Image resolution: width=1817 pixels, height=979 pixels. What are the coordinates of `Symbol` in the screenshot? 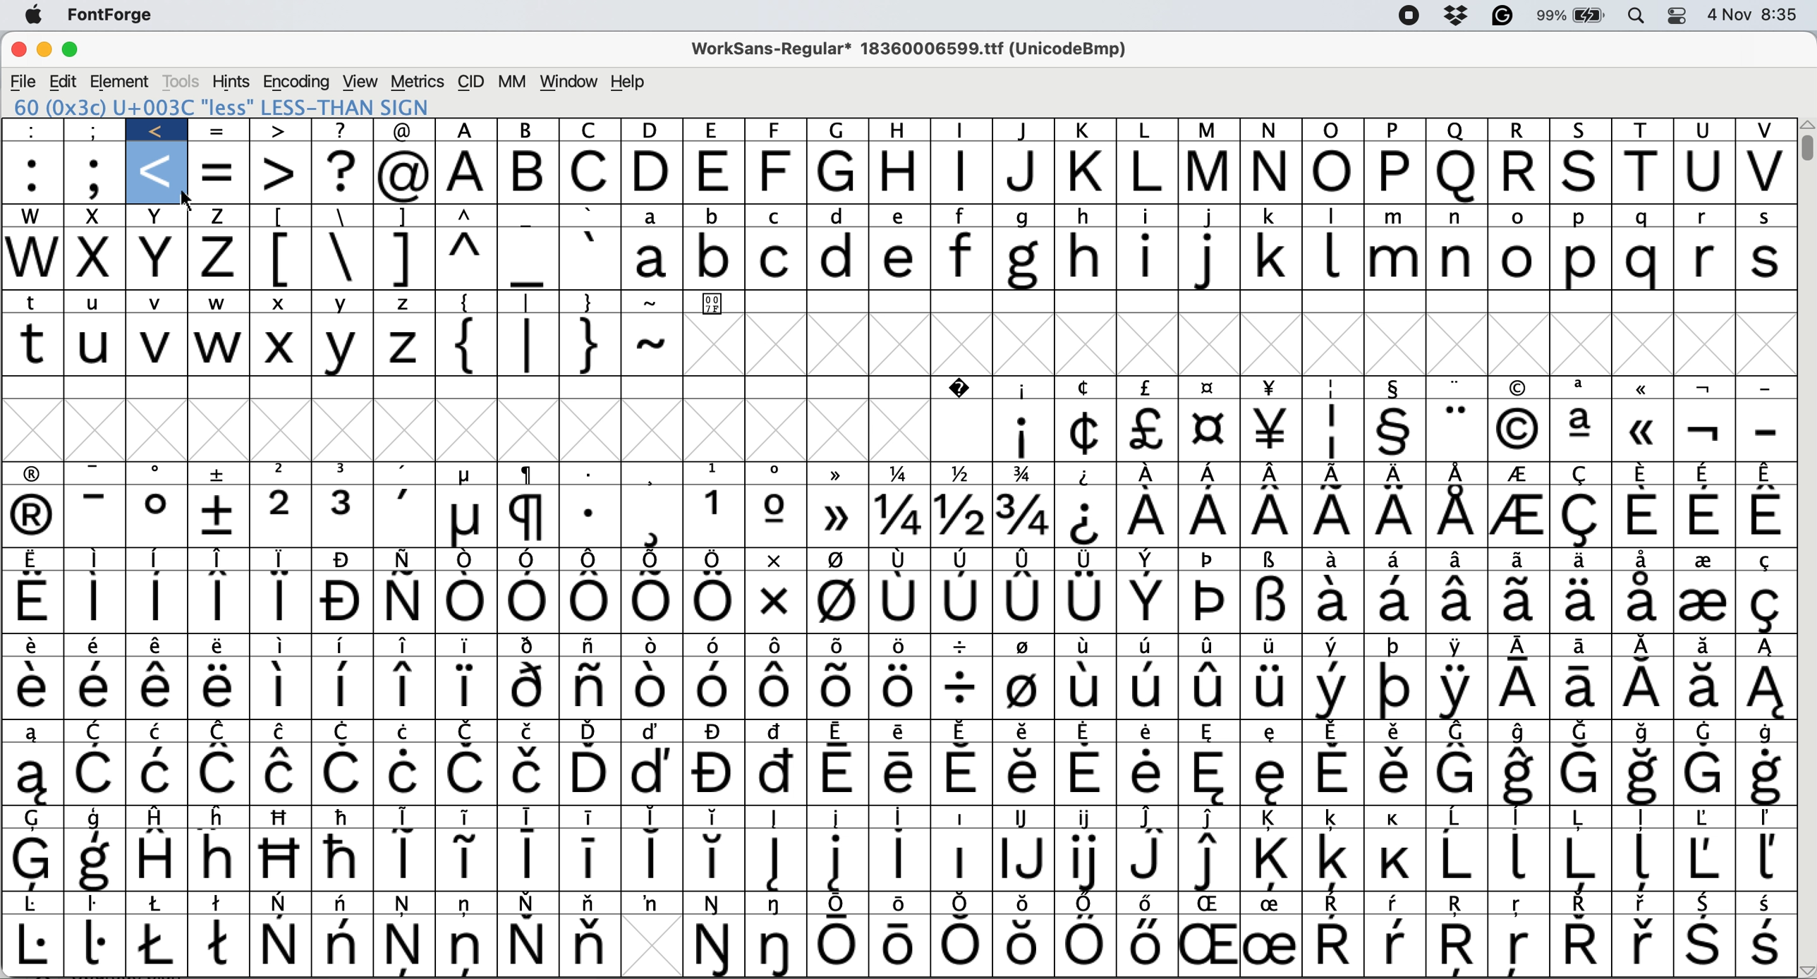 It's located at (837, 517).